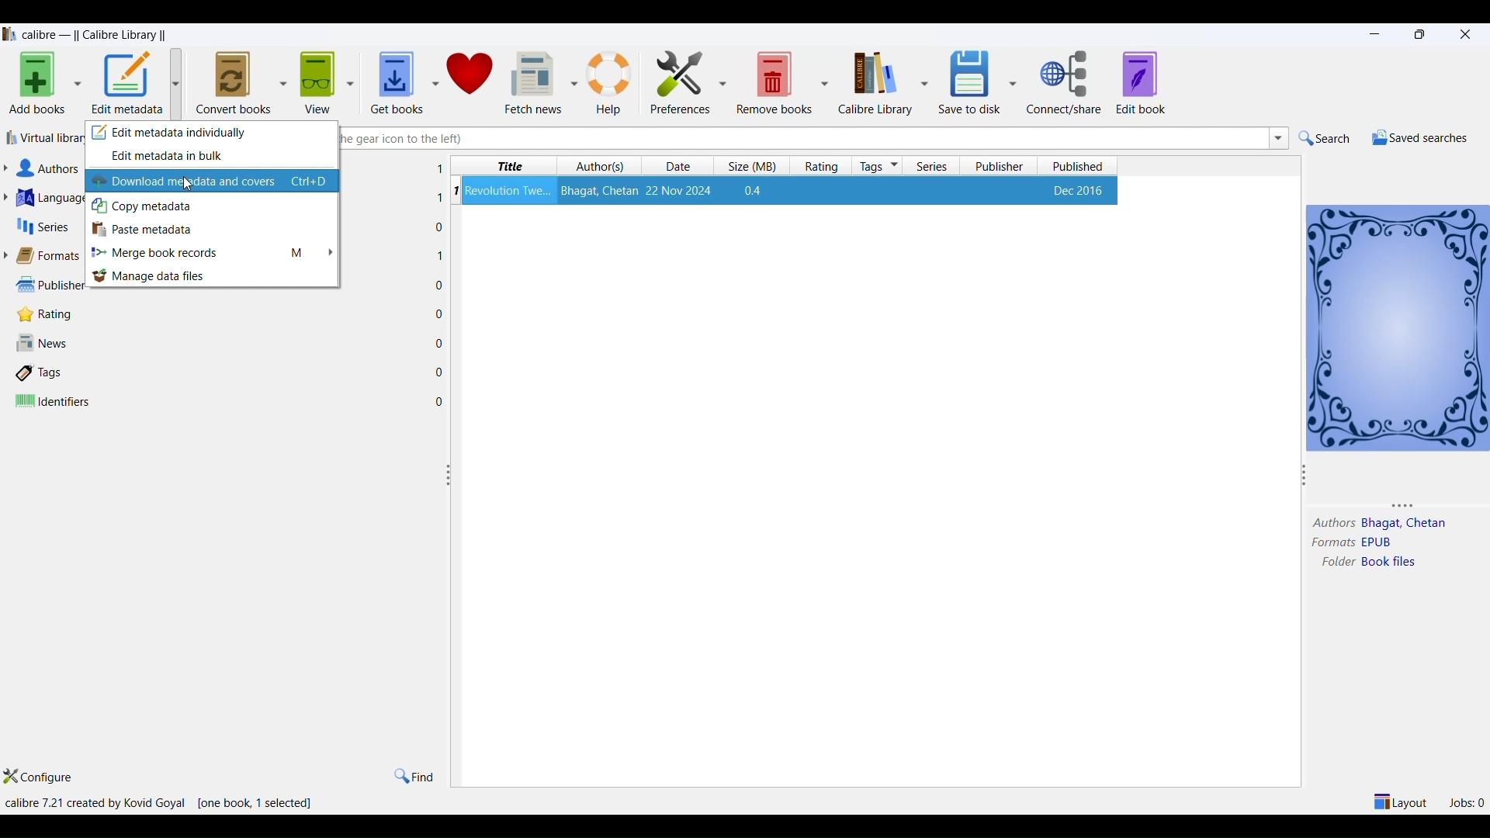  Describe the element at coordinates (1391, 507) in the screenshot. I see `resize` at that location.